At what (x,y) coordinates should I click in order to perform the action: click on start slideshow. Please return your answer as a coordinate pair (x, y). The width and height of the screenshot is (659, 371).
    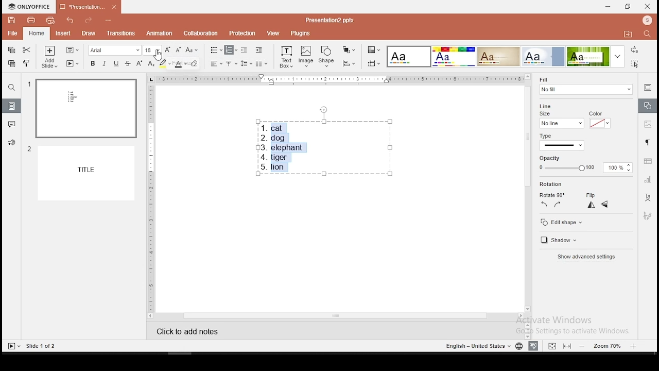
    Looking at the image, I should click on (73, 63).